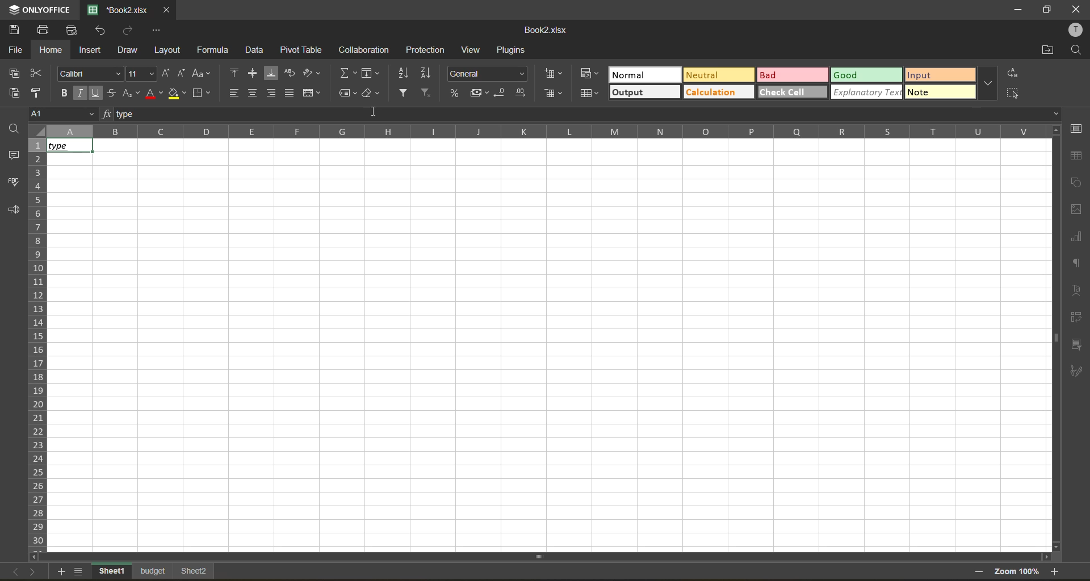 Image resolution: width=1090 pixels, height=581 pixels. I want to click on minimize, so click(1013, 9).